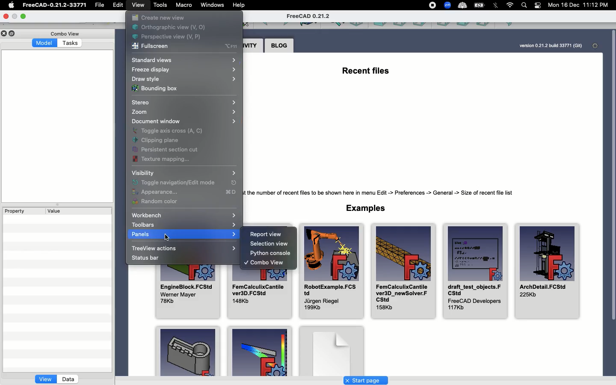 This screenshot has height=385, width=616. Describe the element at coordinates (367, 208) in the screenshot. I see `Examples` at that location.